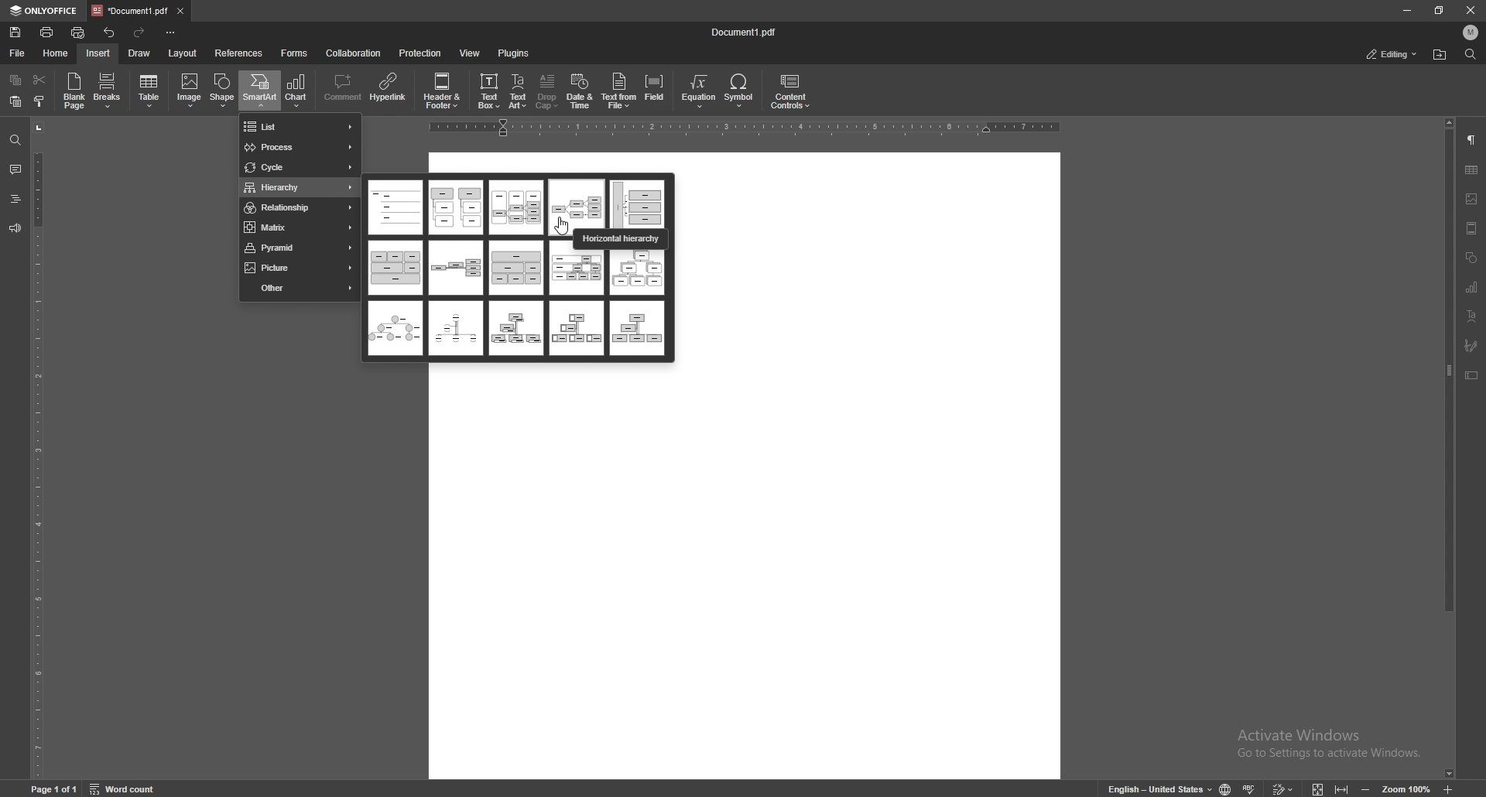 Image resolution: width=1486 pixels, height=797 pixels. What do you see at coordinates (1471, 345) in the screenshot?
I see `signature` at bounding box center [1471, 345].